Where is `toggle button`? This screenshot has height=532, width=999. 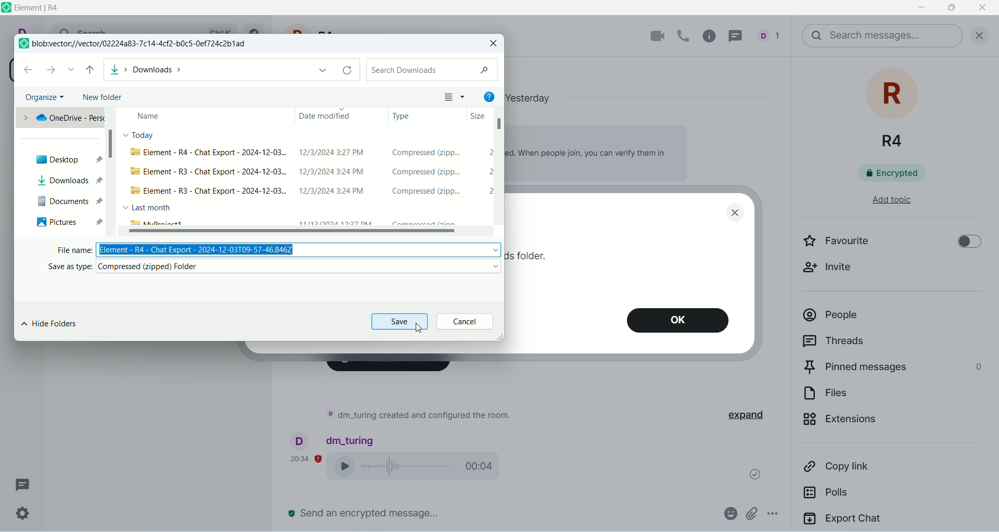 toggle button is located at coordinates (964, 243).